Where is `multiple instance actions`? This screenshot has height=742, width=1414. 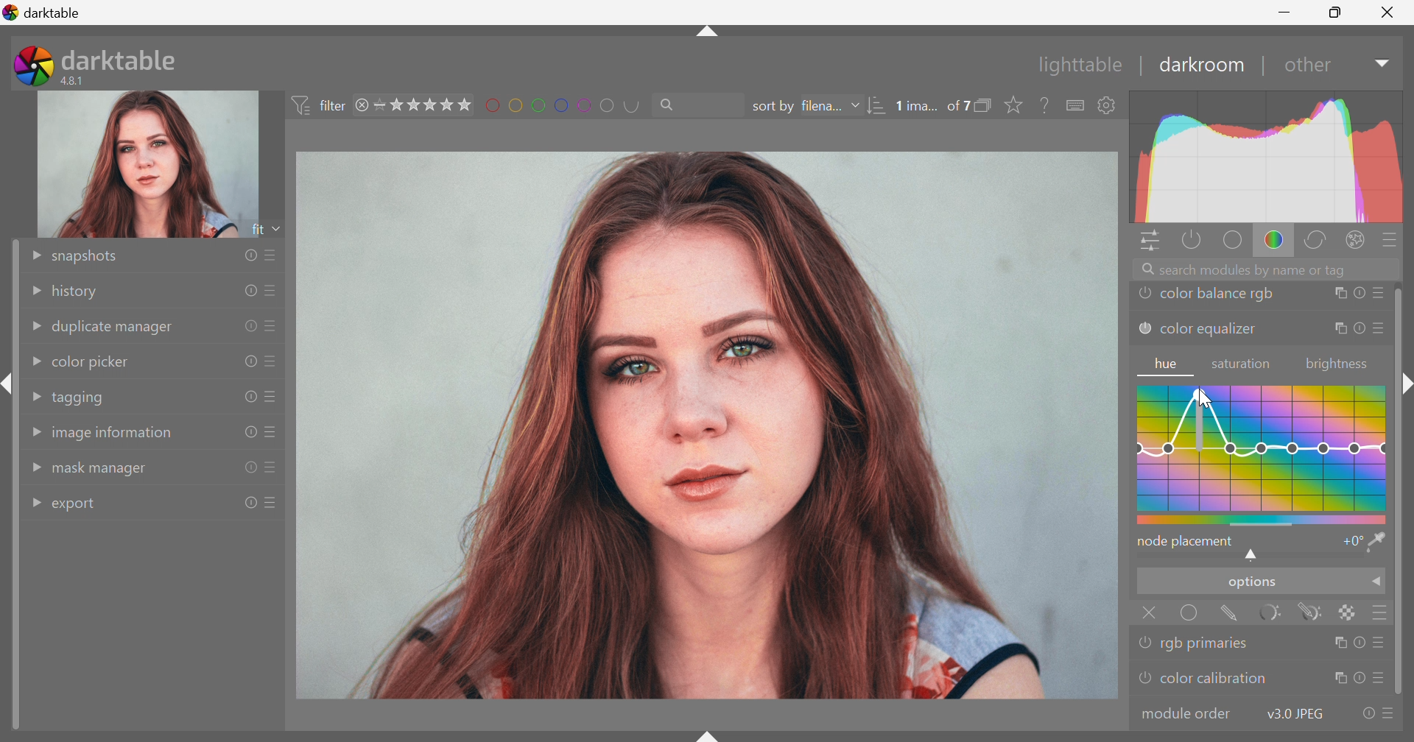 multiple instance actions is located at coordinates (1338, 294).